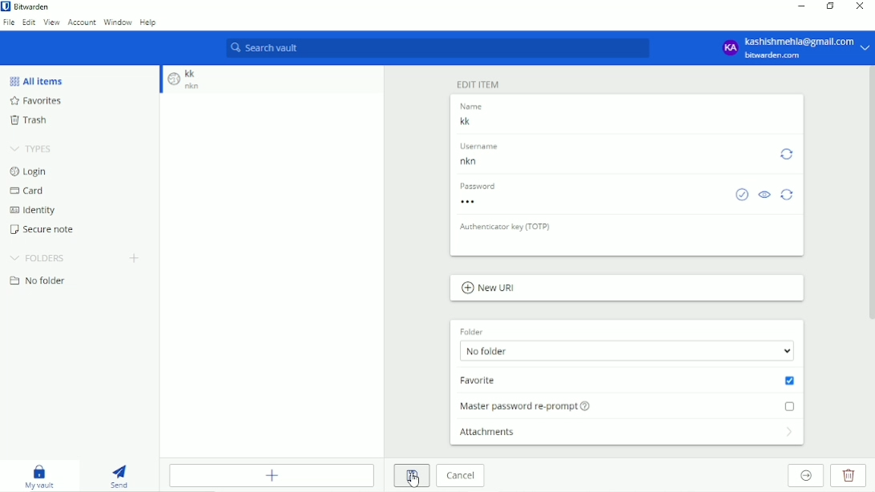 The height and width of the screenshot is (492, 875). What do you see at coordinates (795, 47) in the screenshot?
I see `Account` at bounding box center [795, 47].